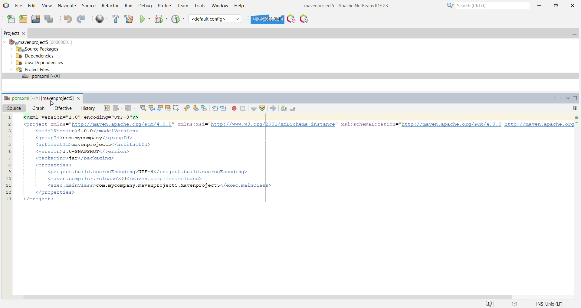 The height and width of the screenshot is (308, 581). I want to click on Forward, so click(130, 108).